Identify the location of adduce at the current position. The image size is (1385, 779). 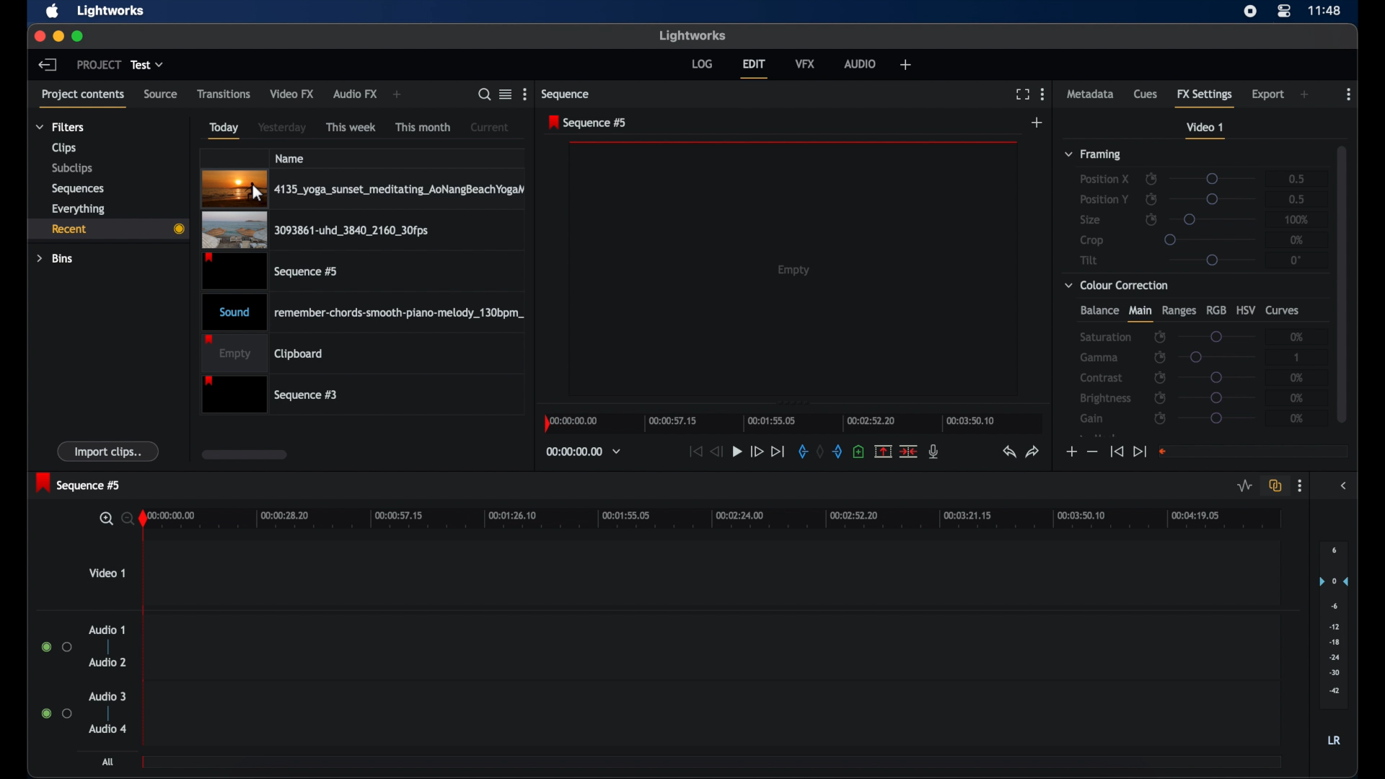
(858, 451).